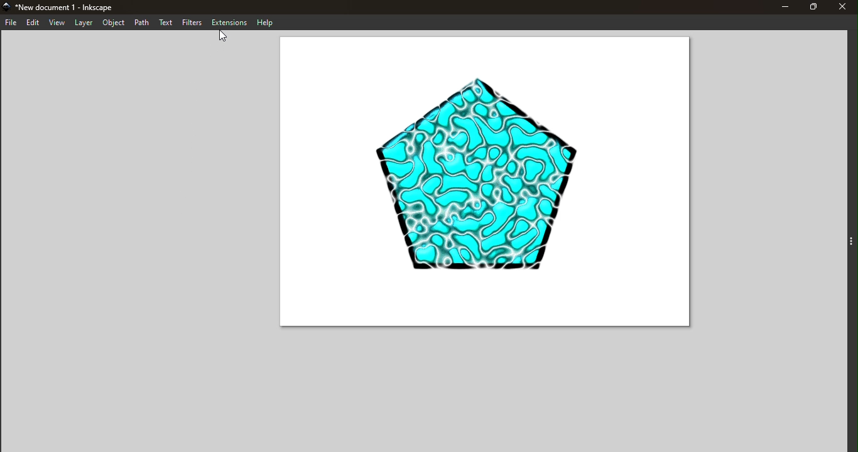 This screenshot has width=858, height=452. What do you see at coordinates (6, 6) in the screenshot?
I see `app Icon` at bounding box center [6, 6].